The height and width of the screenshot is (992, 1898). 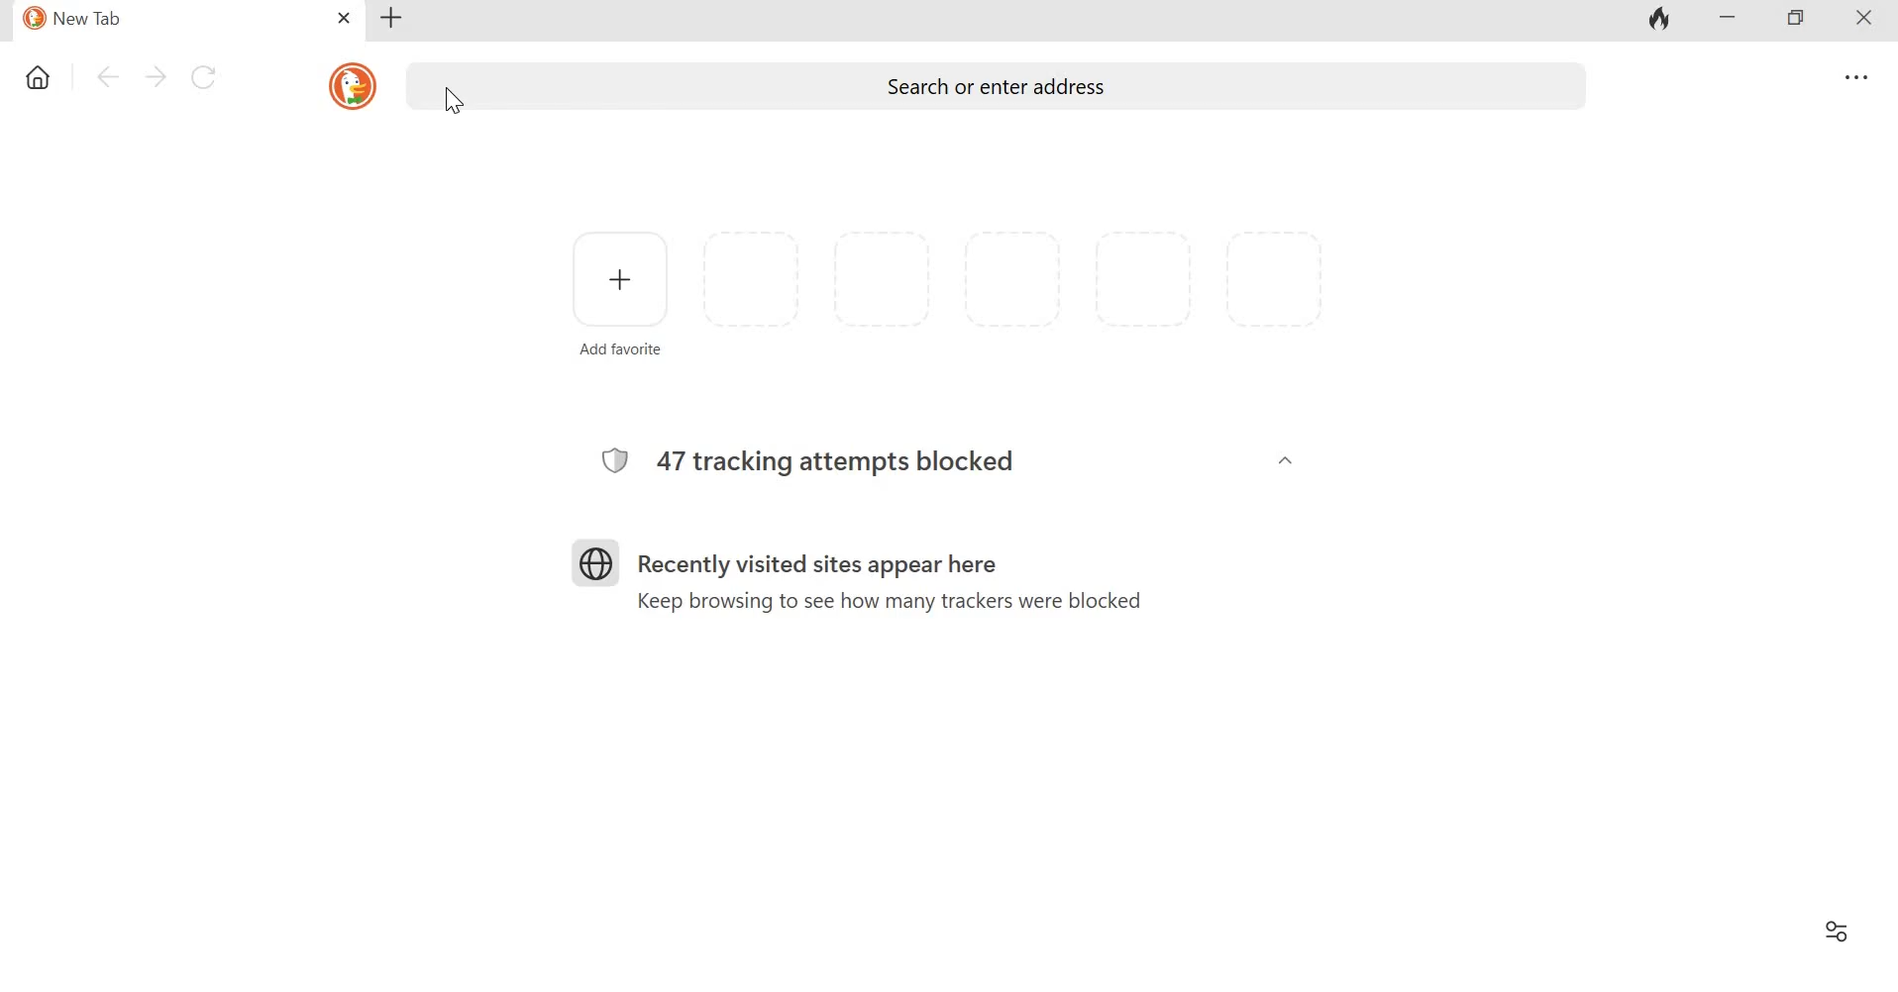 What do you see at coordinates (1665, 19) in the screenshot?
I see `Fire icon` at bounding box center [1665, 19].